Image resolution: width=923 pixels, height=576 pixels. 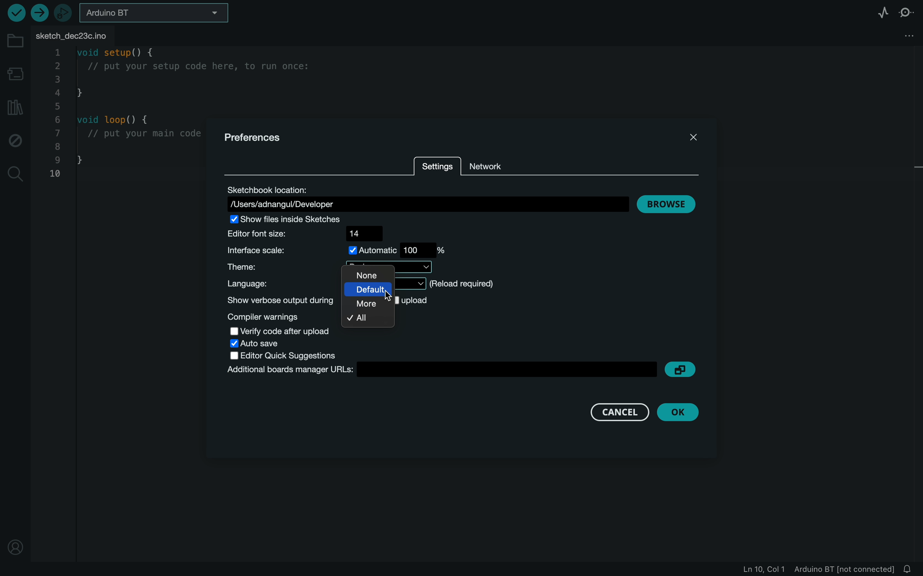 What do you see at coordinates (16, 140) in the screenshot?
I see `debug` at bounding box center [16, 140].